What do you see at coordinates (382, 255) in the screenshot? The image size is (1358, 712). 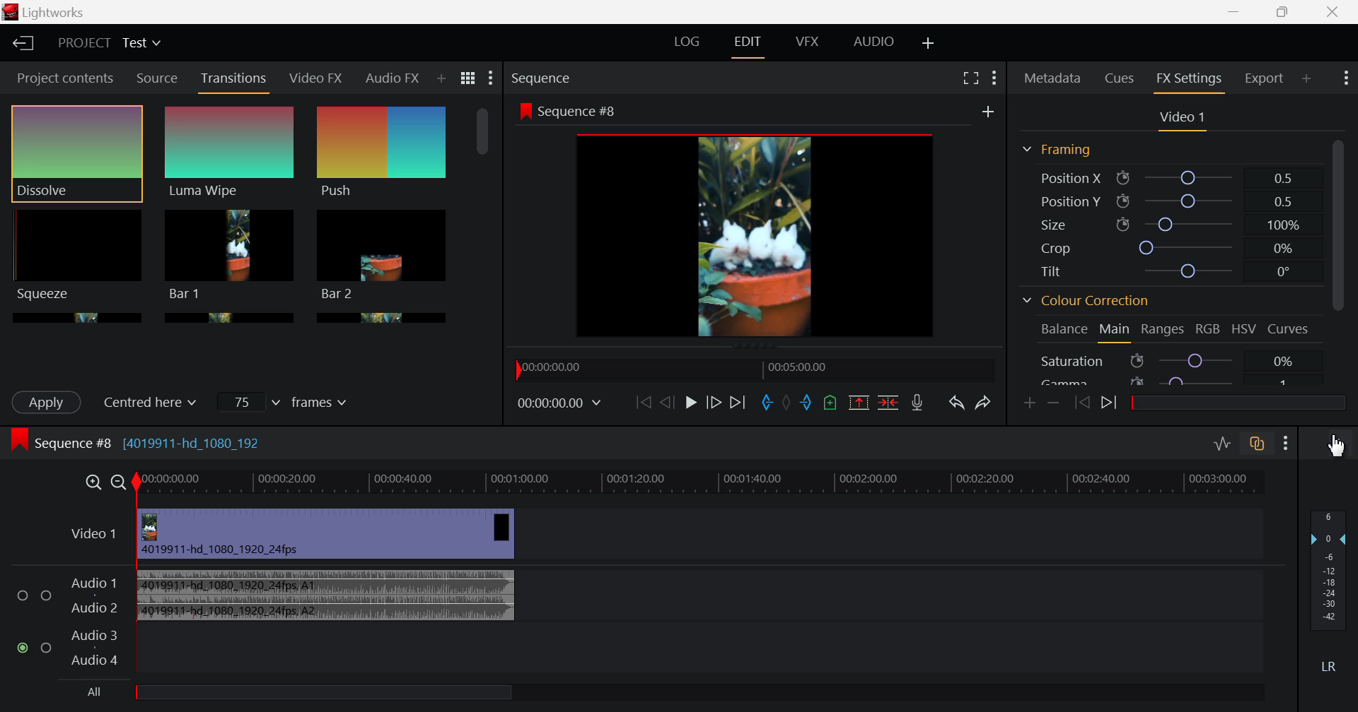 I see `Bar 1` at bounding box center [382, 255].